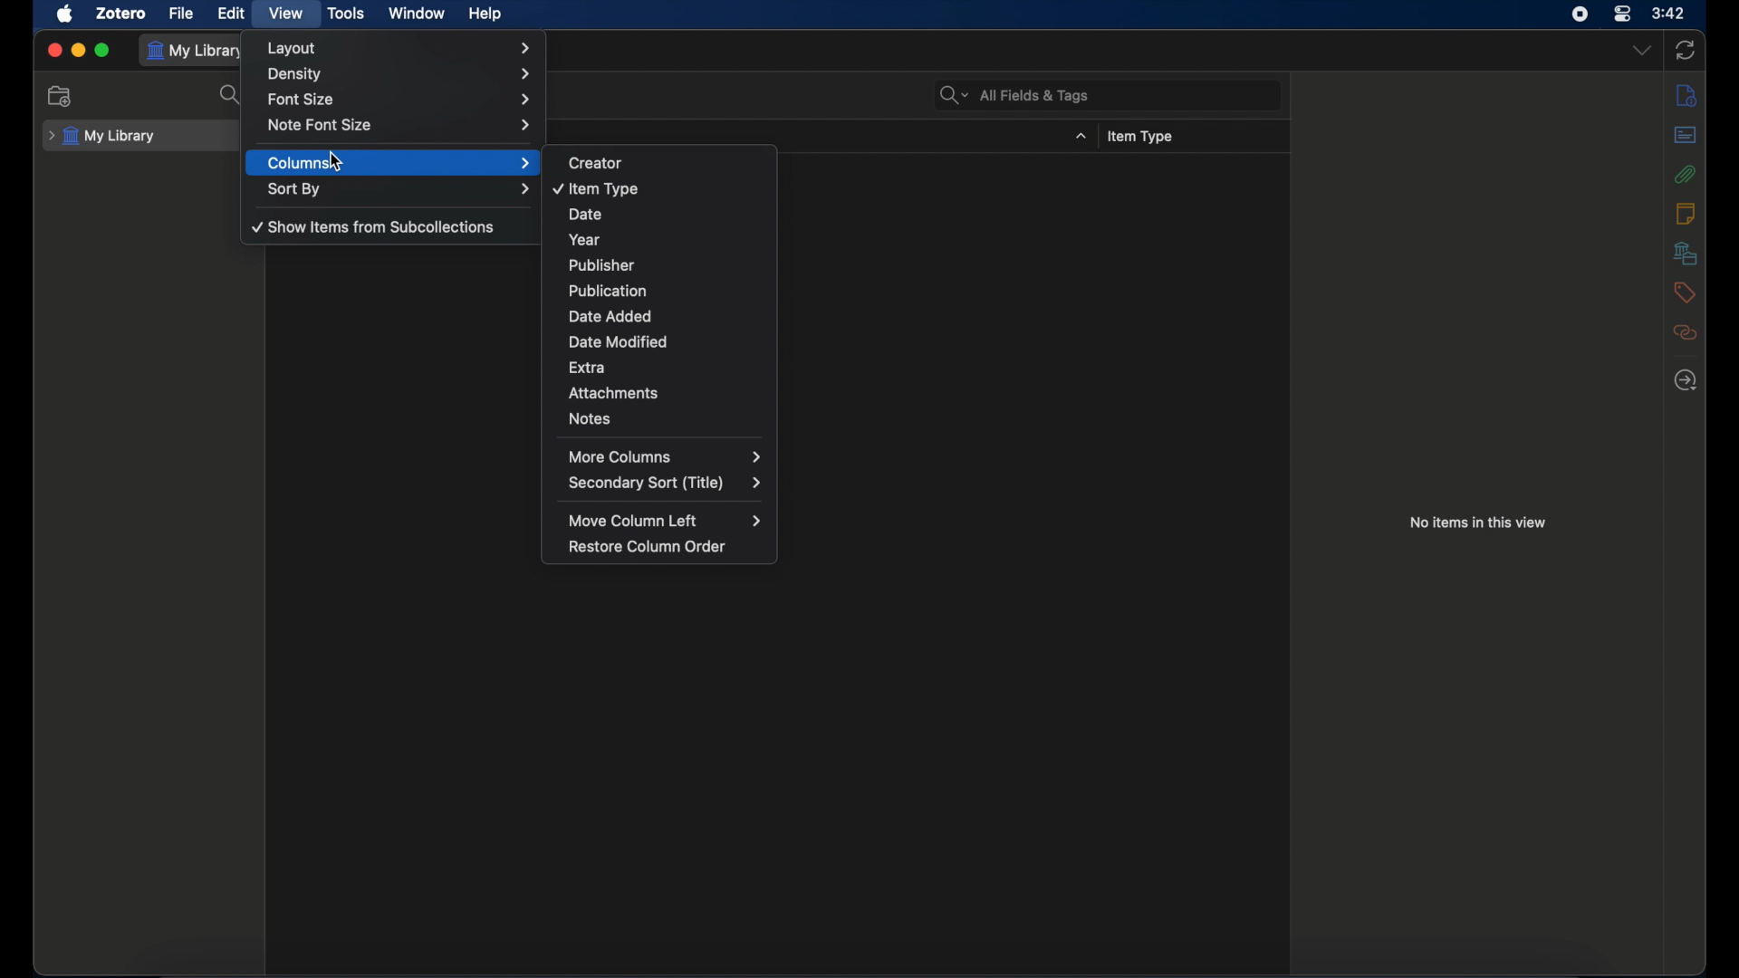 The height and width of the screenshot is (978, 1739). What do you see at coordinates (66, 14) in the screenshot?
I see `apple icon` at bounding box center [66, 14].